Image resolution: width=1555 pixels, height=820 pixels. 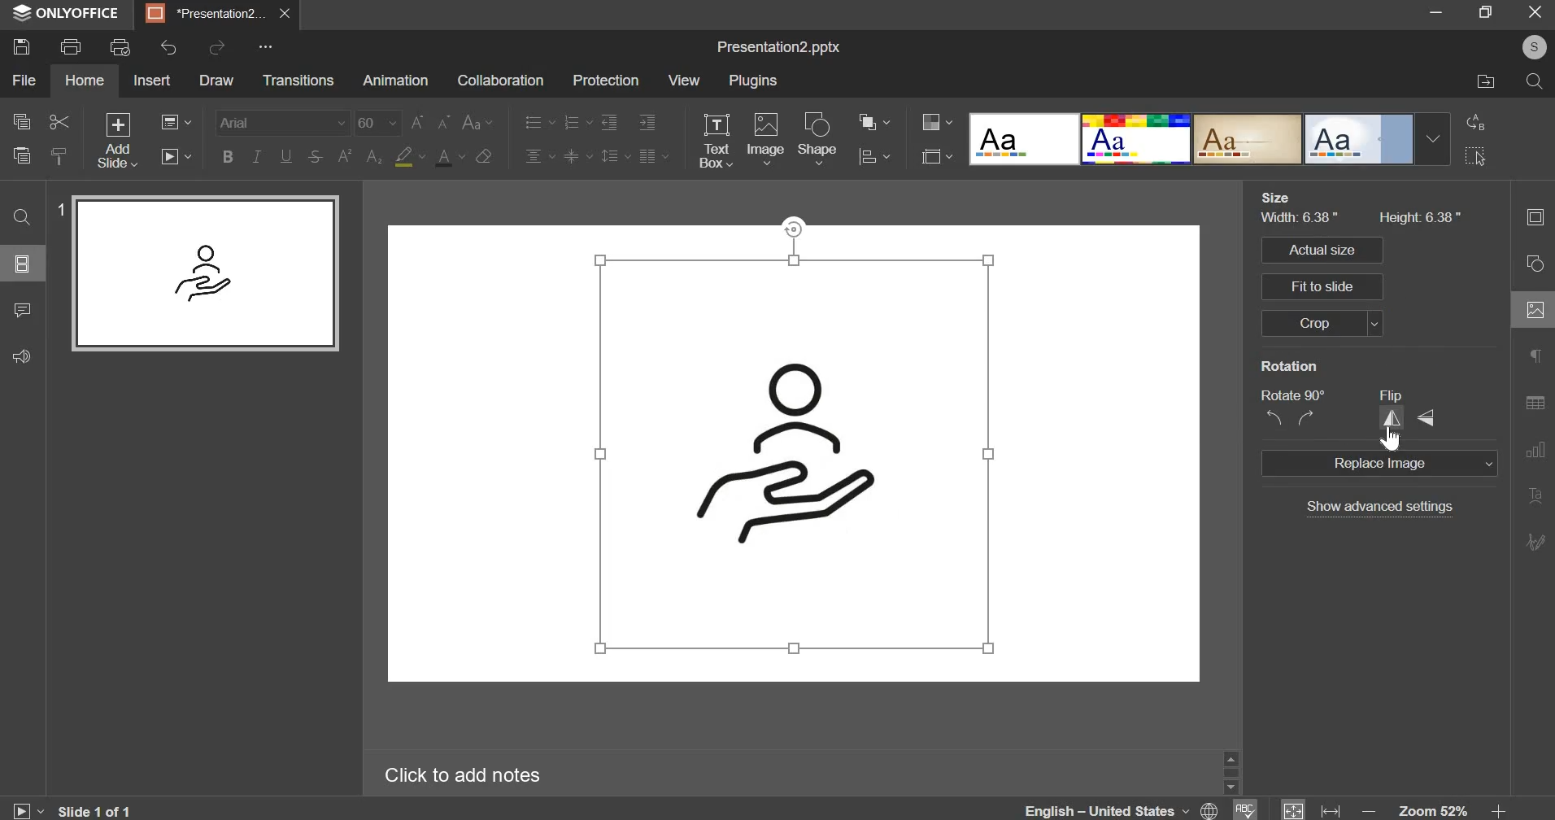 What do you see at coordinates (1392, 439) in the screenshot?
I see `cursor` at bounding box center [1392, 439].